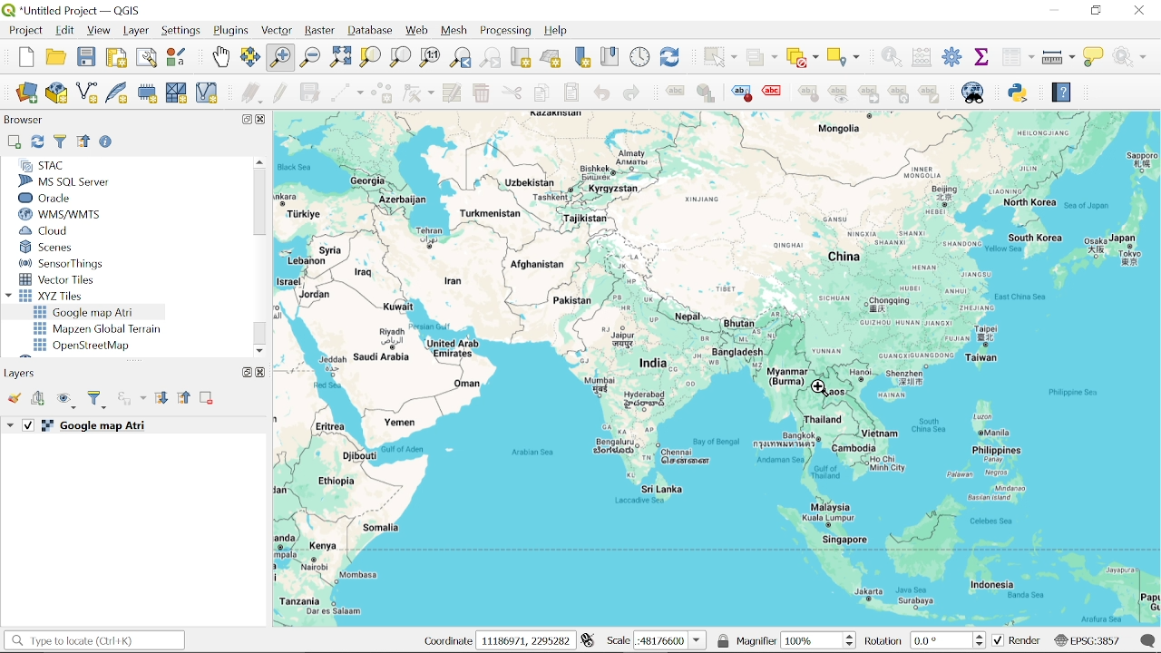 This screenshot has width=1161, height=653. I want to click on Collapse all, so click(185, 399).